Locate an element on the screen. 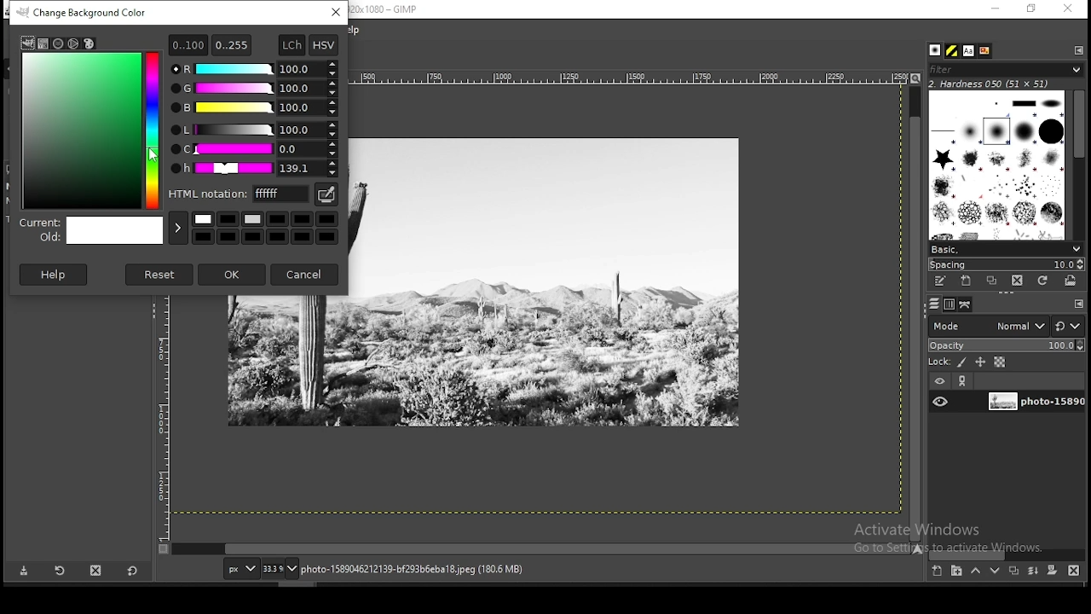 The width and height of the screenshot is (1091, 614). delete tool preset is located at coordinates (95, 571).